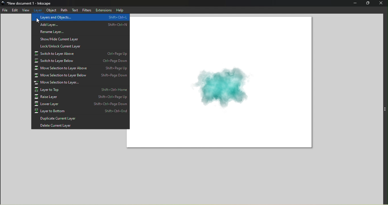 Image resolution: width=388 pixels, height=205 pixels. What do you see at coordinates (80, 24) in the screenshot?
I see `Add layer` at bounding box center [80, 24].